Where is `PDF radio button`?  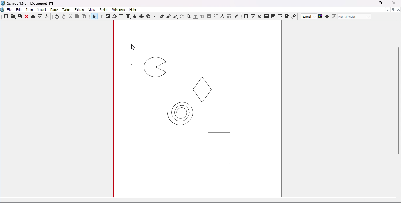 PDF radio button is located at coordinates (260, 16).